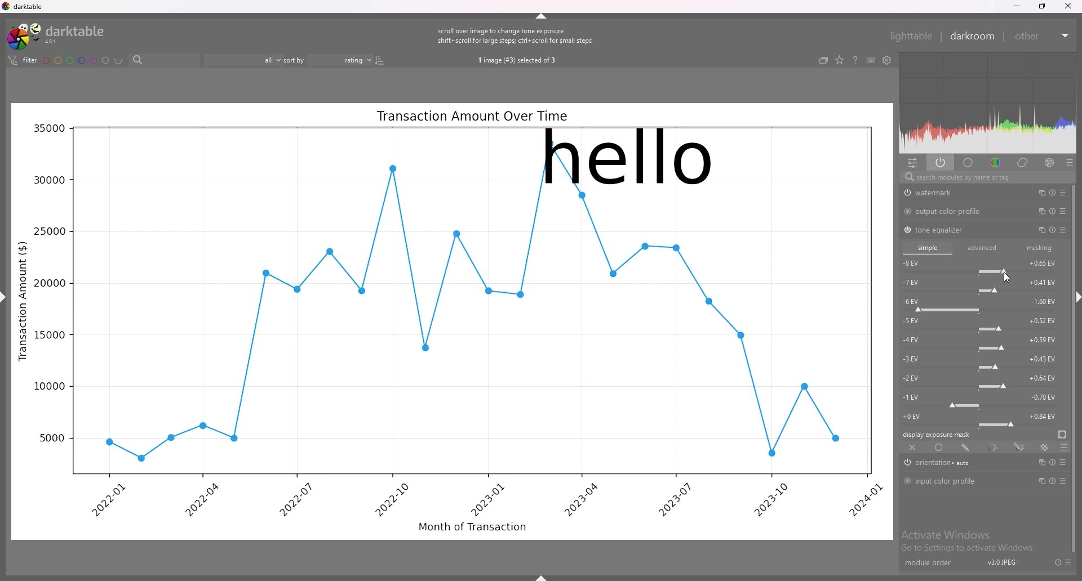 This screenshot has width=1082, height=581. I want to click on -8 EV force, so click(980, 266).